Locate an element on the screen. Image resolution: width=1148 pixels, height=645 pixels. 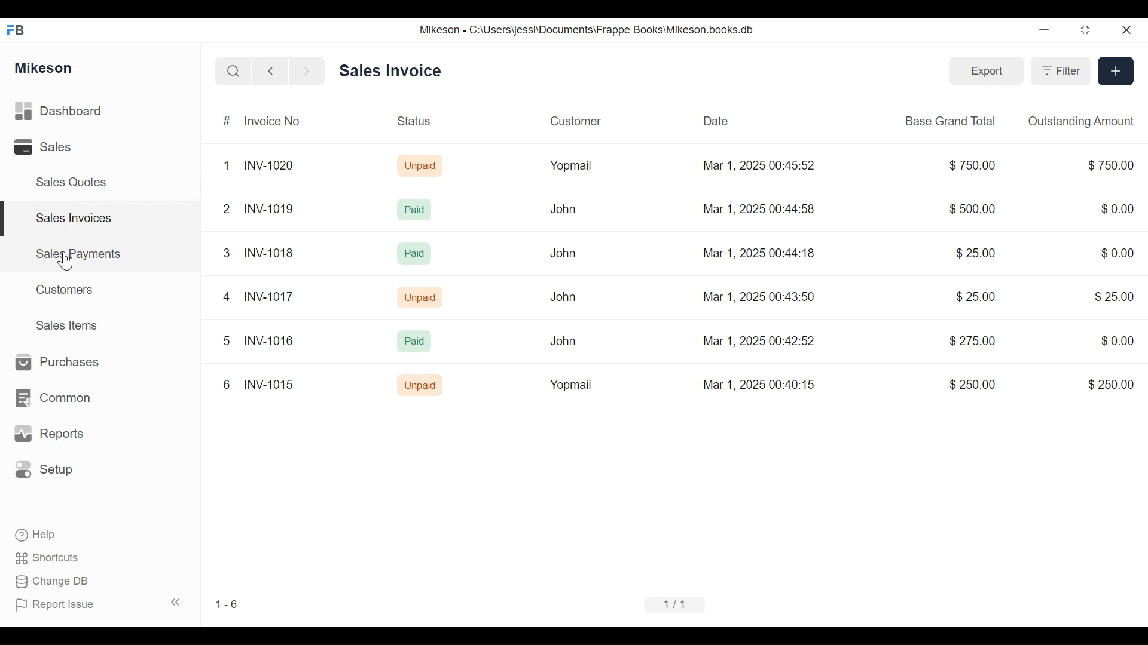
Filter is located at coordinates (1058, 72).